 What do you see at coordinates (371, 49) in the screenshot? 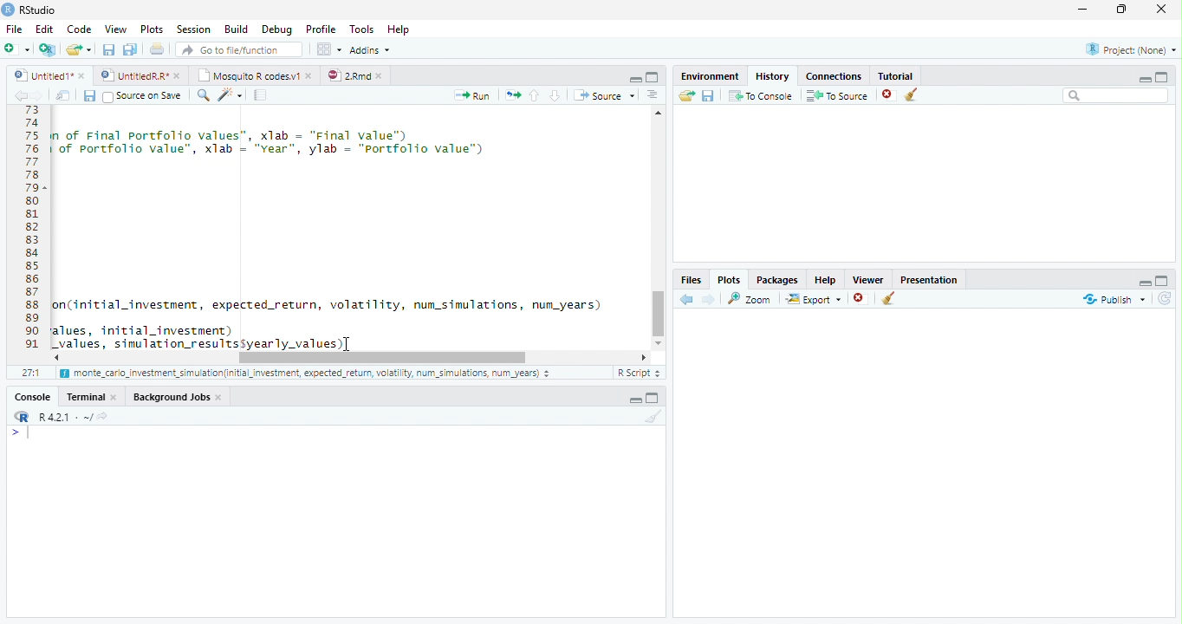
I see `Addins` at bounding box center [371, 49].